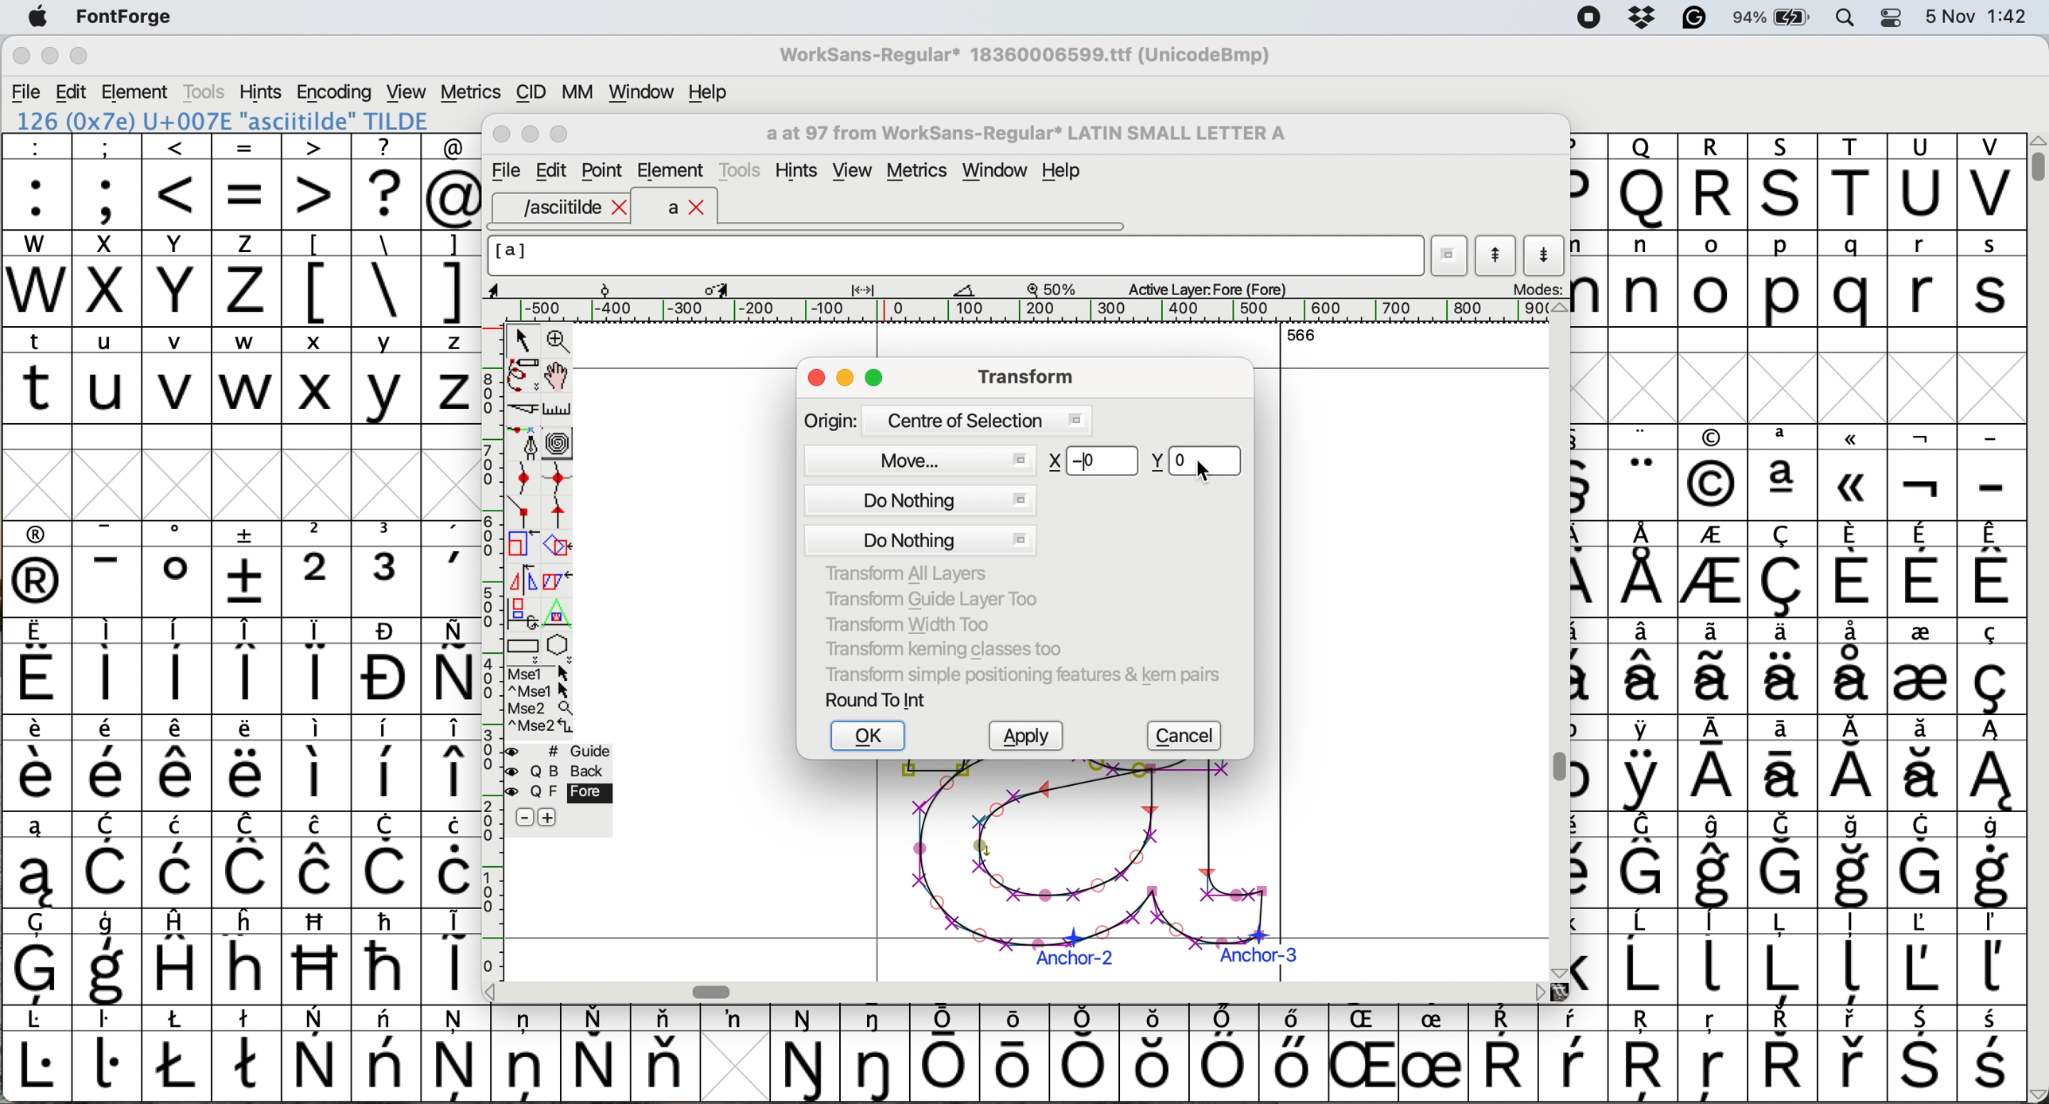  What do you see at coordinates (203, 91) in the screenshot?
I see `tools` at bounding box center [203, 91].